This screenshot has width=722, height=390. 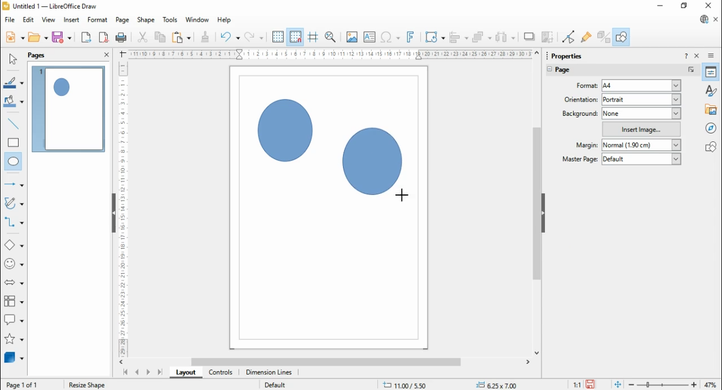 I want to click on crop image, so click(x=549, y=37).